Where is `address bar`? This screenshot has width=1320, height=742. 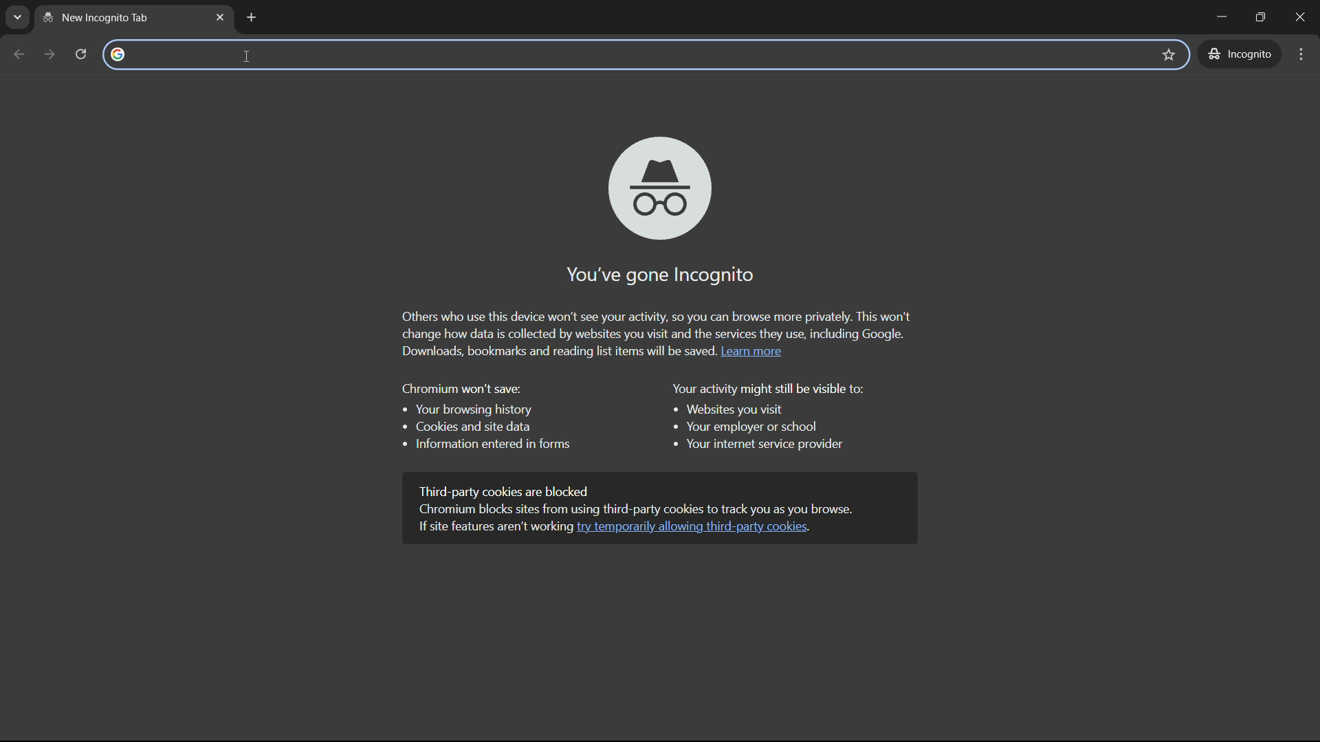 address bar is located at coordinates (624, 54).